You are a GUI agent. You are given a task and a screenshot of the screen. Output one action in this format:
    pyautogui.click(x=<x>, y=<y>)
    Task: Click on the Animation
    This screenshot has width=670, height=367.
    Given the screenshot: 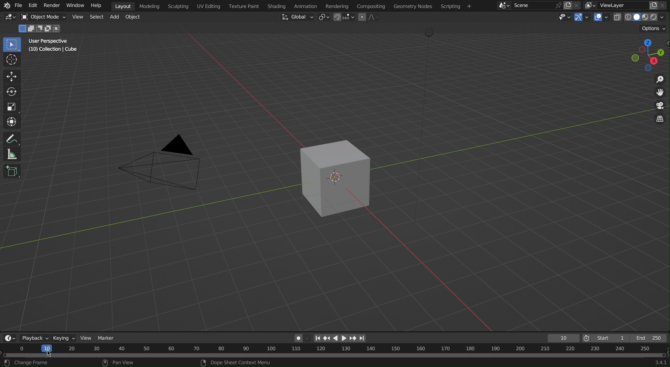 What is the action you would take?
    pyautogui.click(x=305, y=5)
    